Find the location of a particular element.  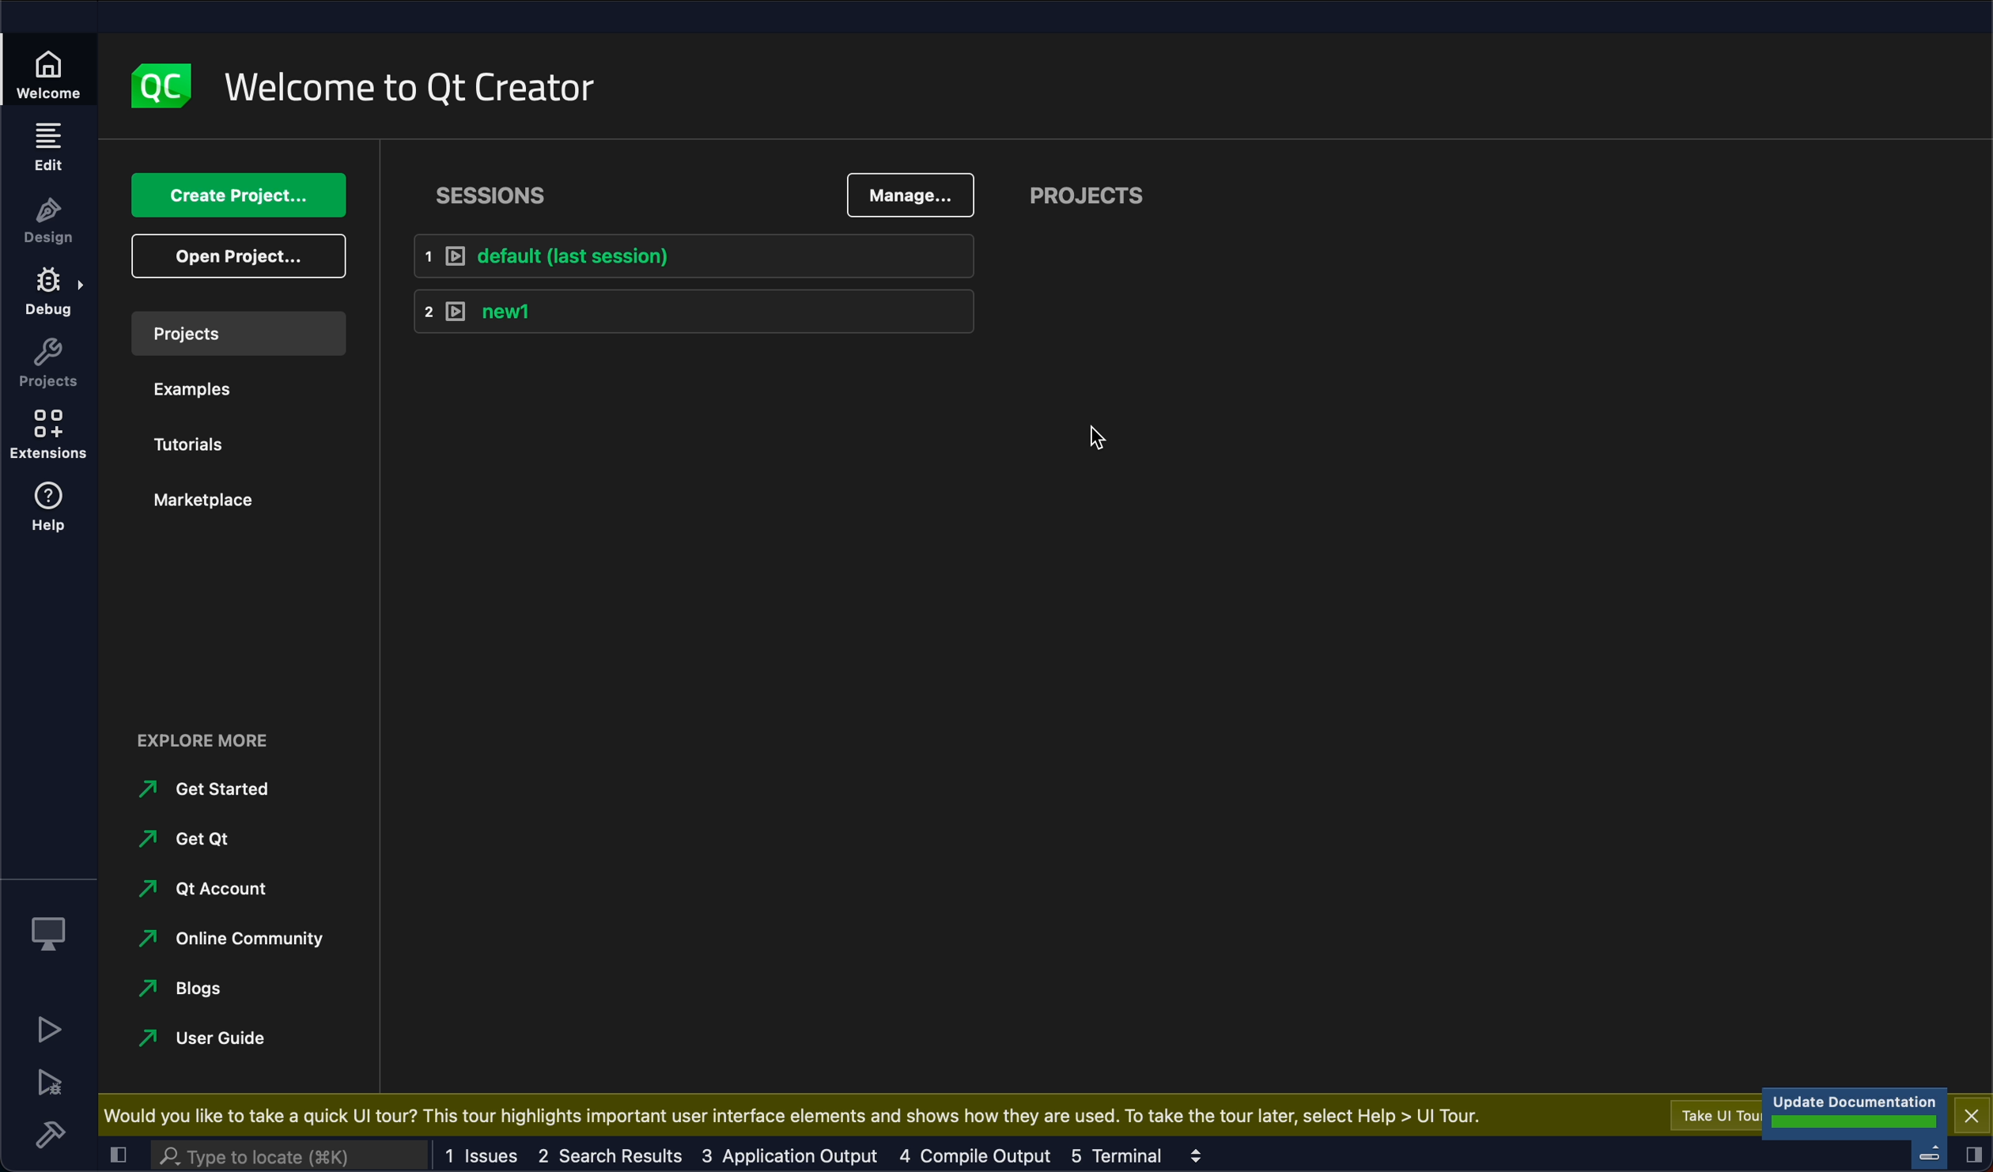

build is located at coordinates (48, 1134).